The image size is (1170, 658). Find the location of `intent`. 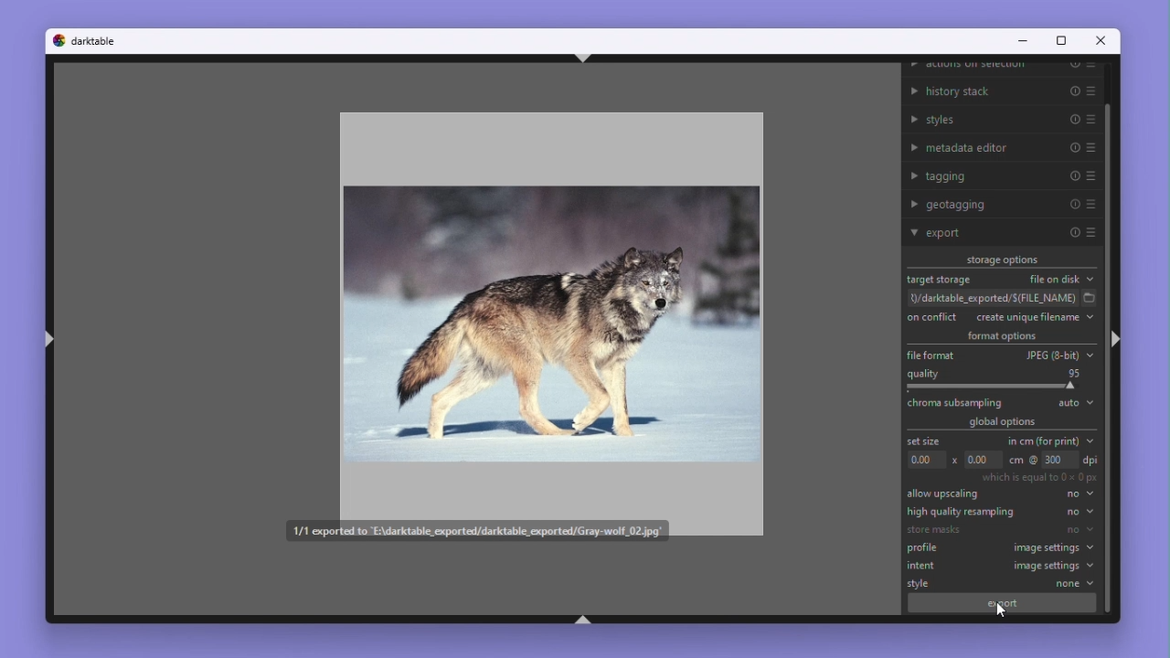

intent is located at coordinates (920, 565).